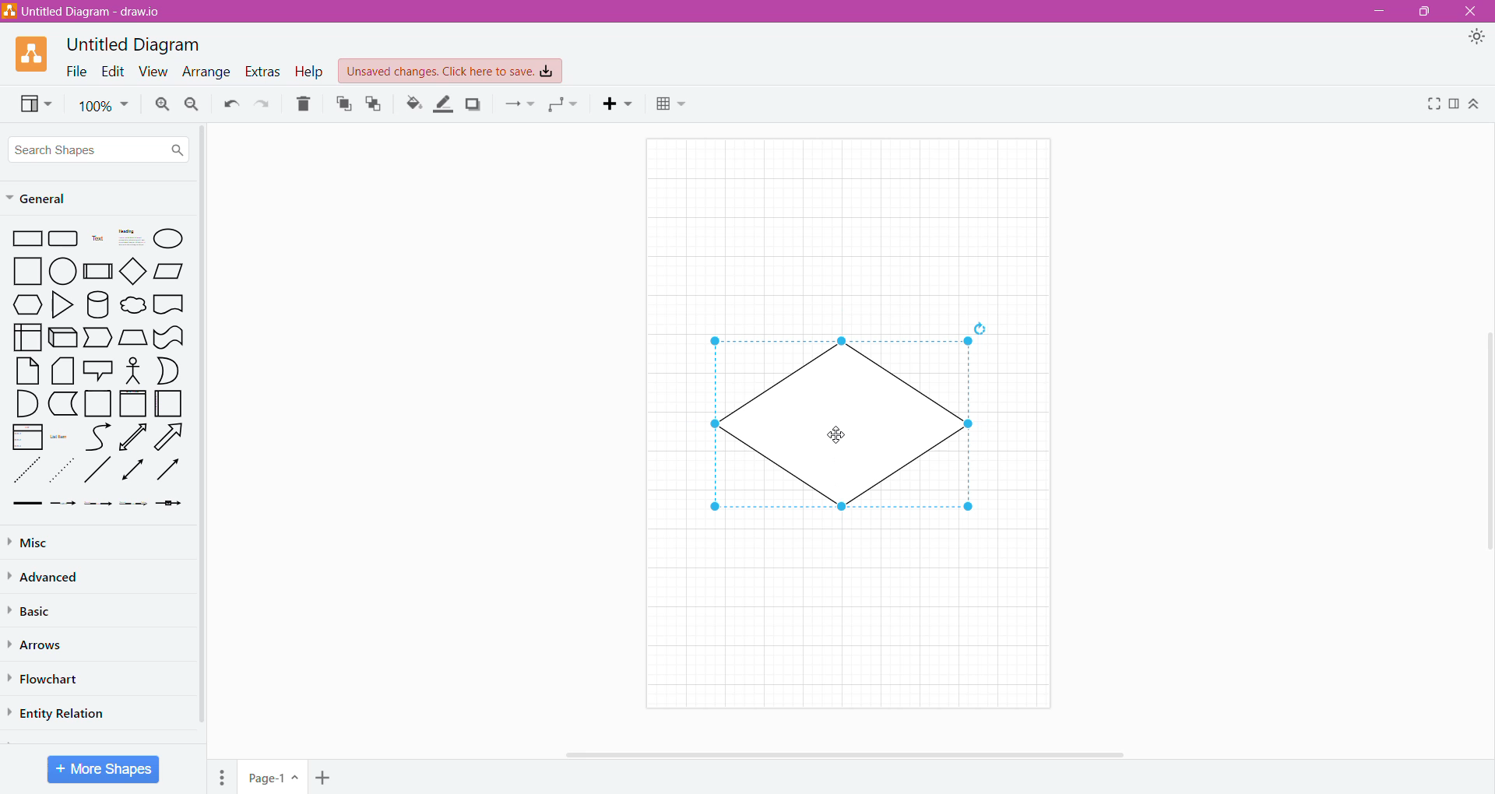 The width and height of the screenshot is (1495, 794). I want to click on Dashed Line, so click(27, 474).